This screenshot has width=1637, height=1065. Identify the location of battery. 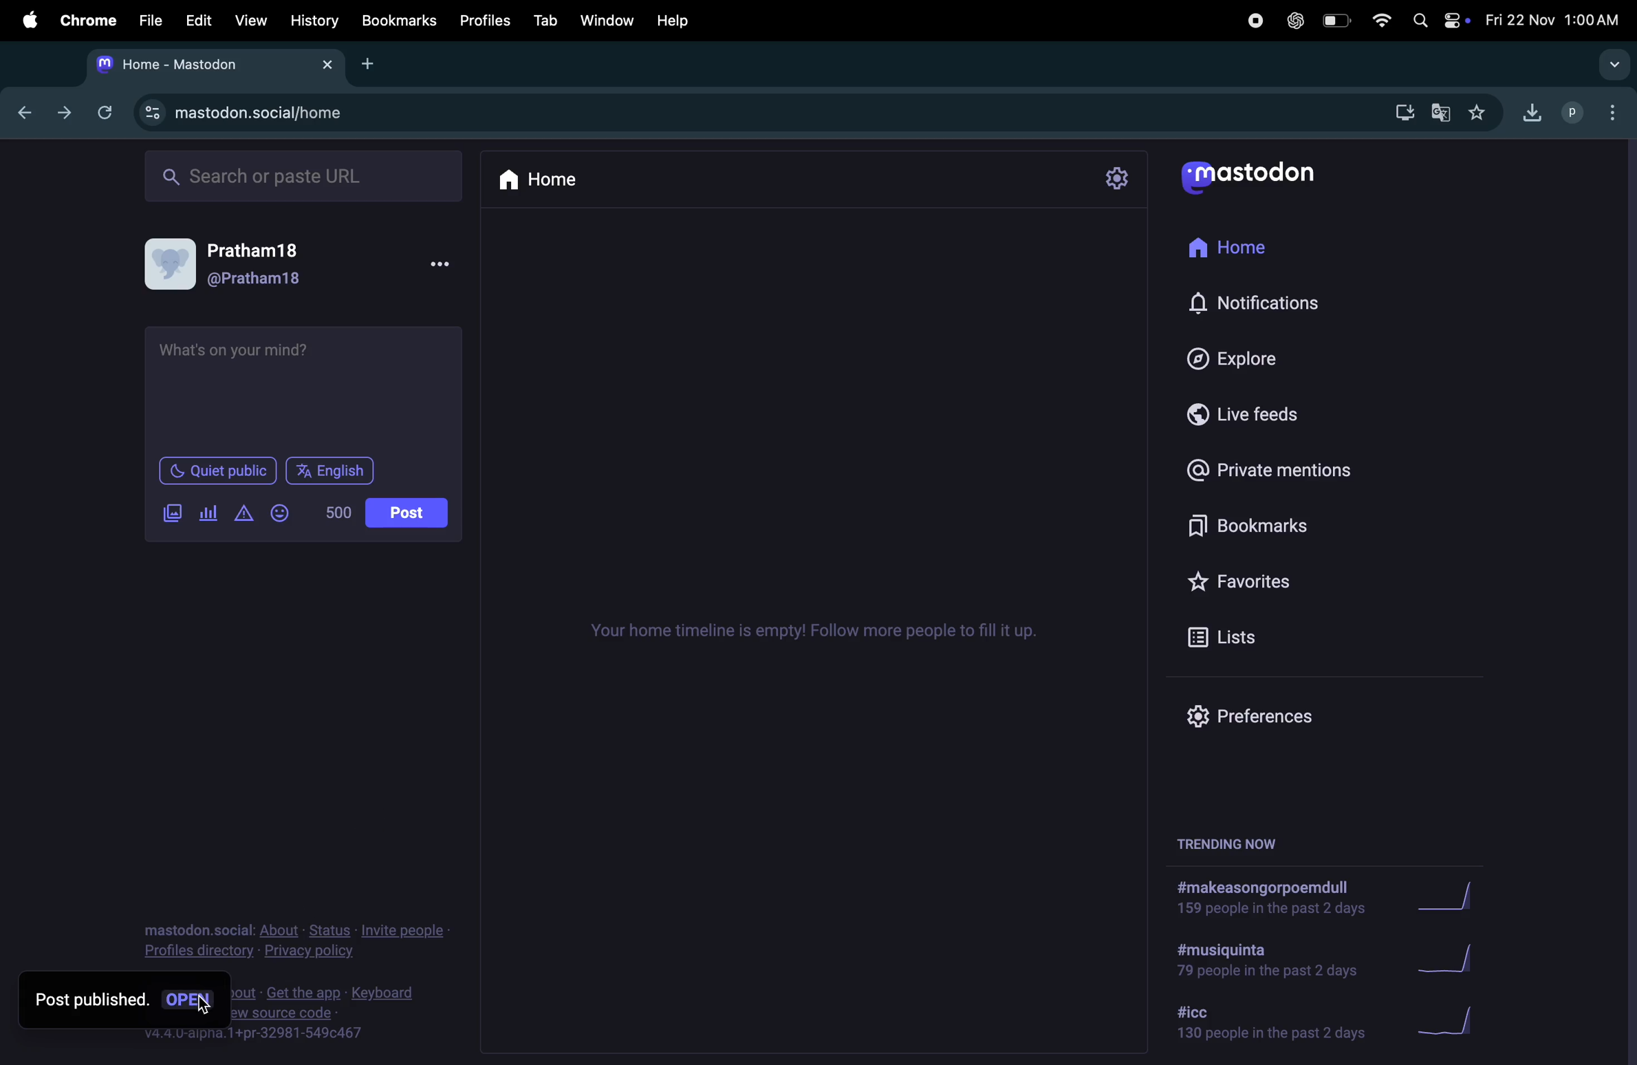
(1334, 21).